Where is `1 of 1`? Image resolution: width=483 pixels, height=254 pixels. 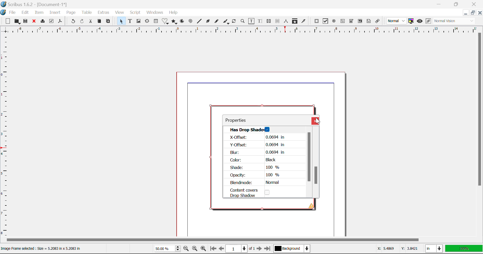
1 of 1 is located at coordinates (240, 249).